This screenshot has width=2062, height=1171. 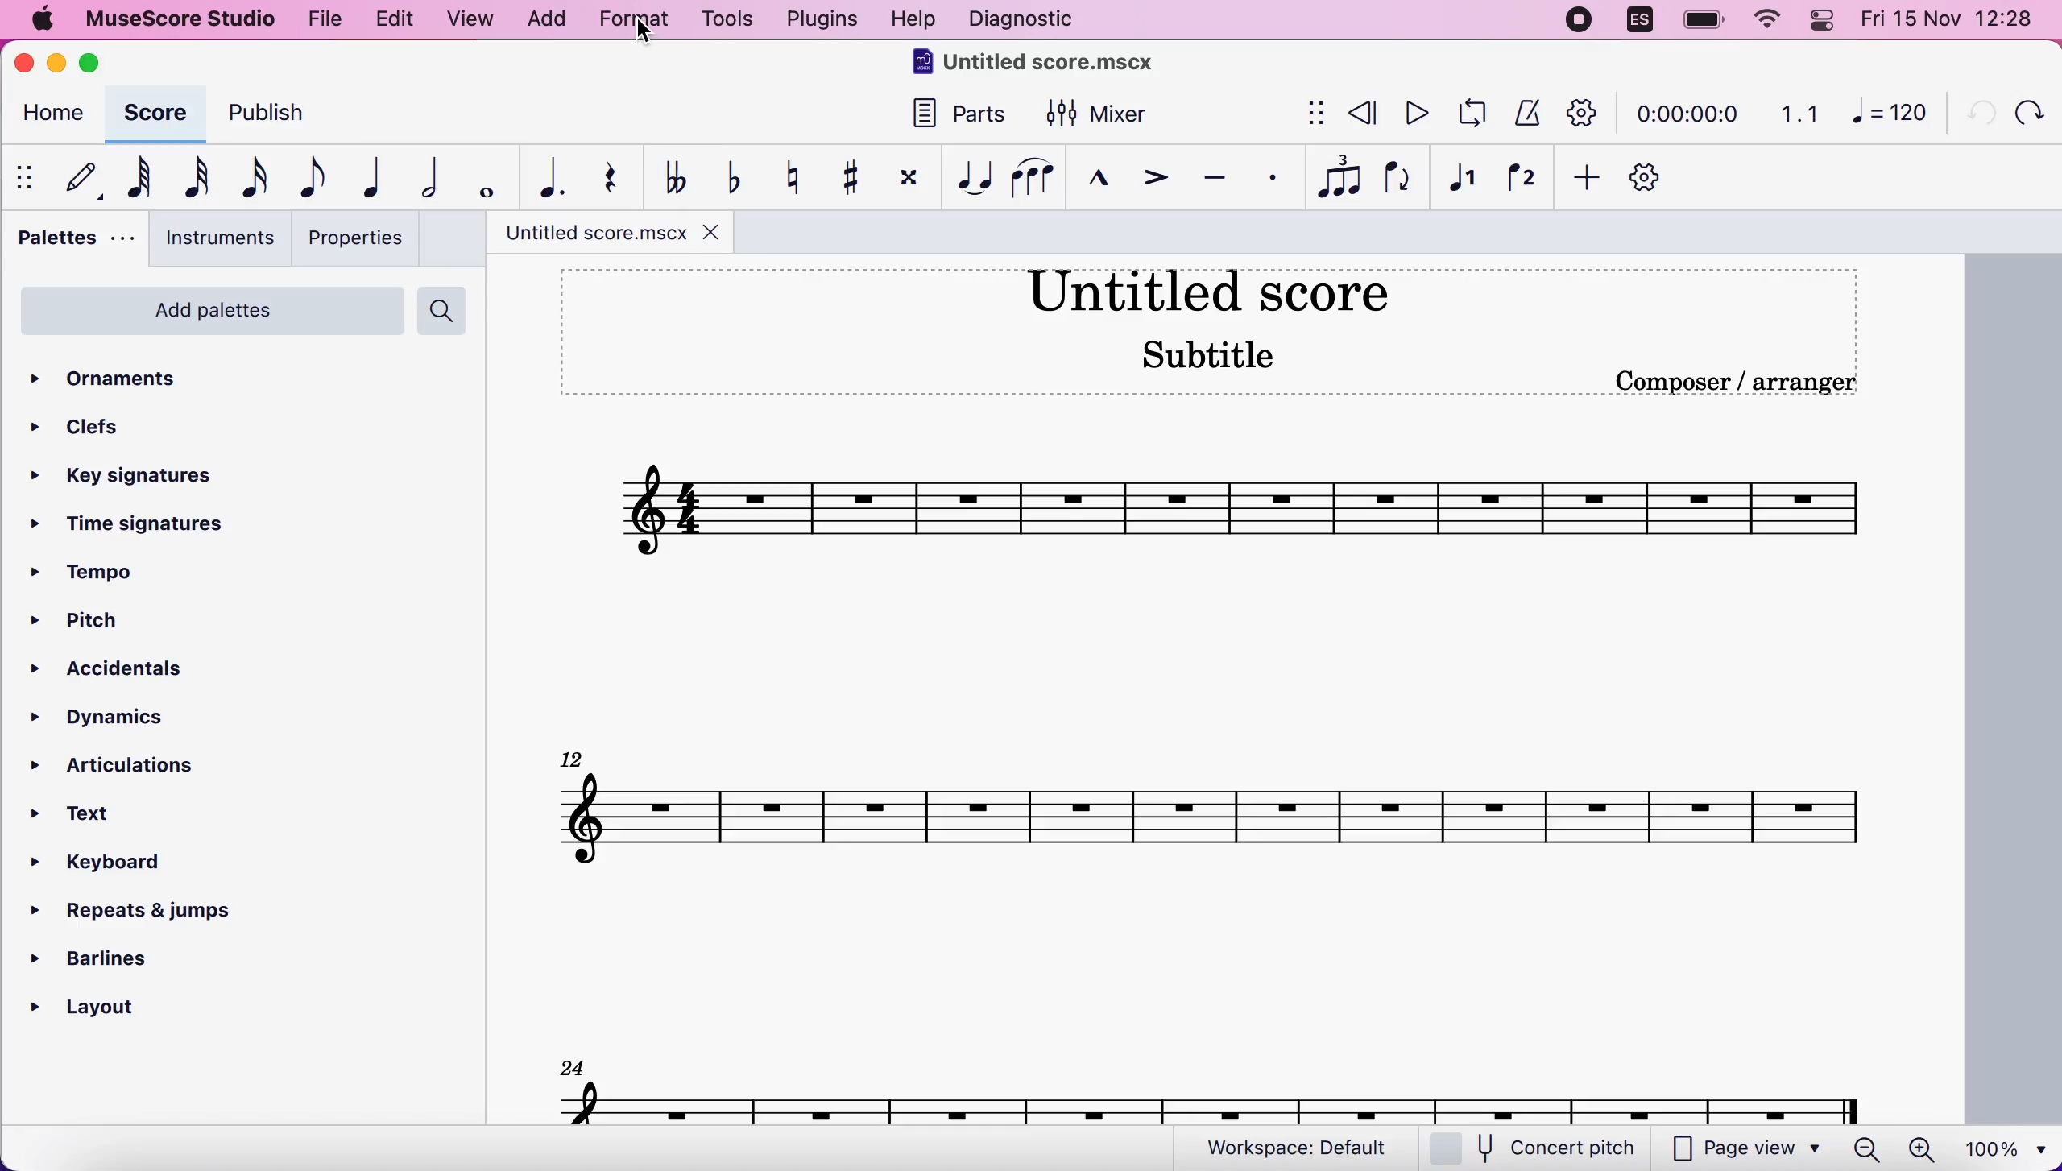 What do you see at coordinates (116, 866) in the screenshot?
I see `keyboard` at bounding box center [116, 866].